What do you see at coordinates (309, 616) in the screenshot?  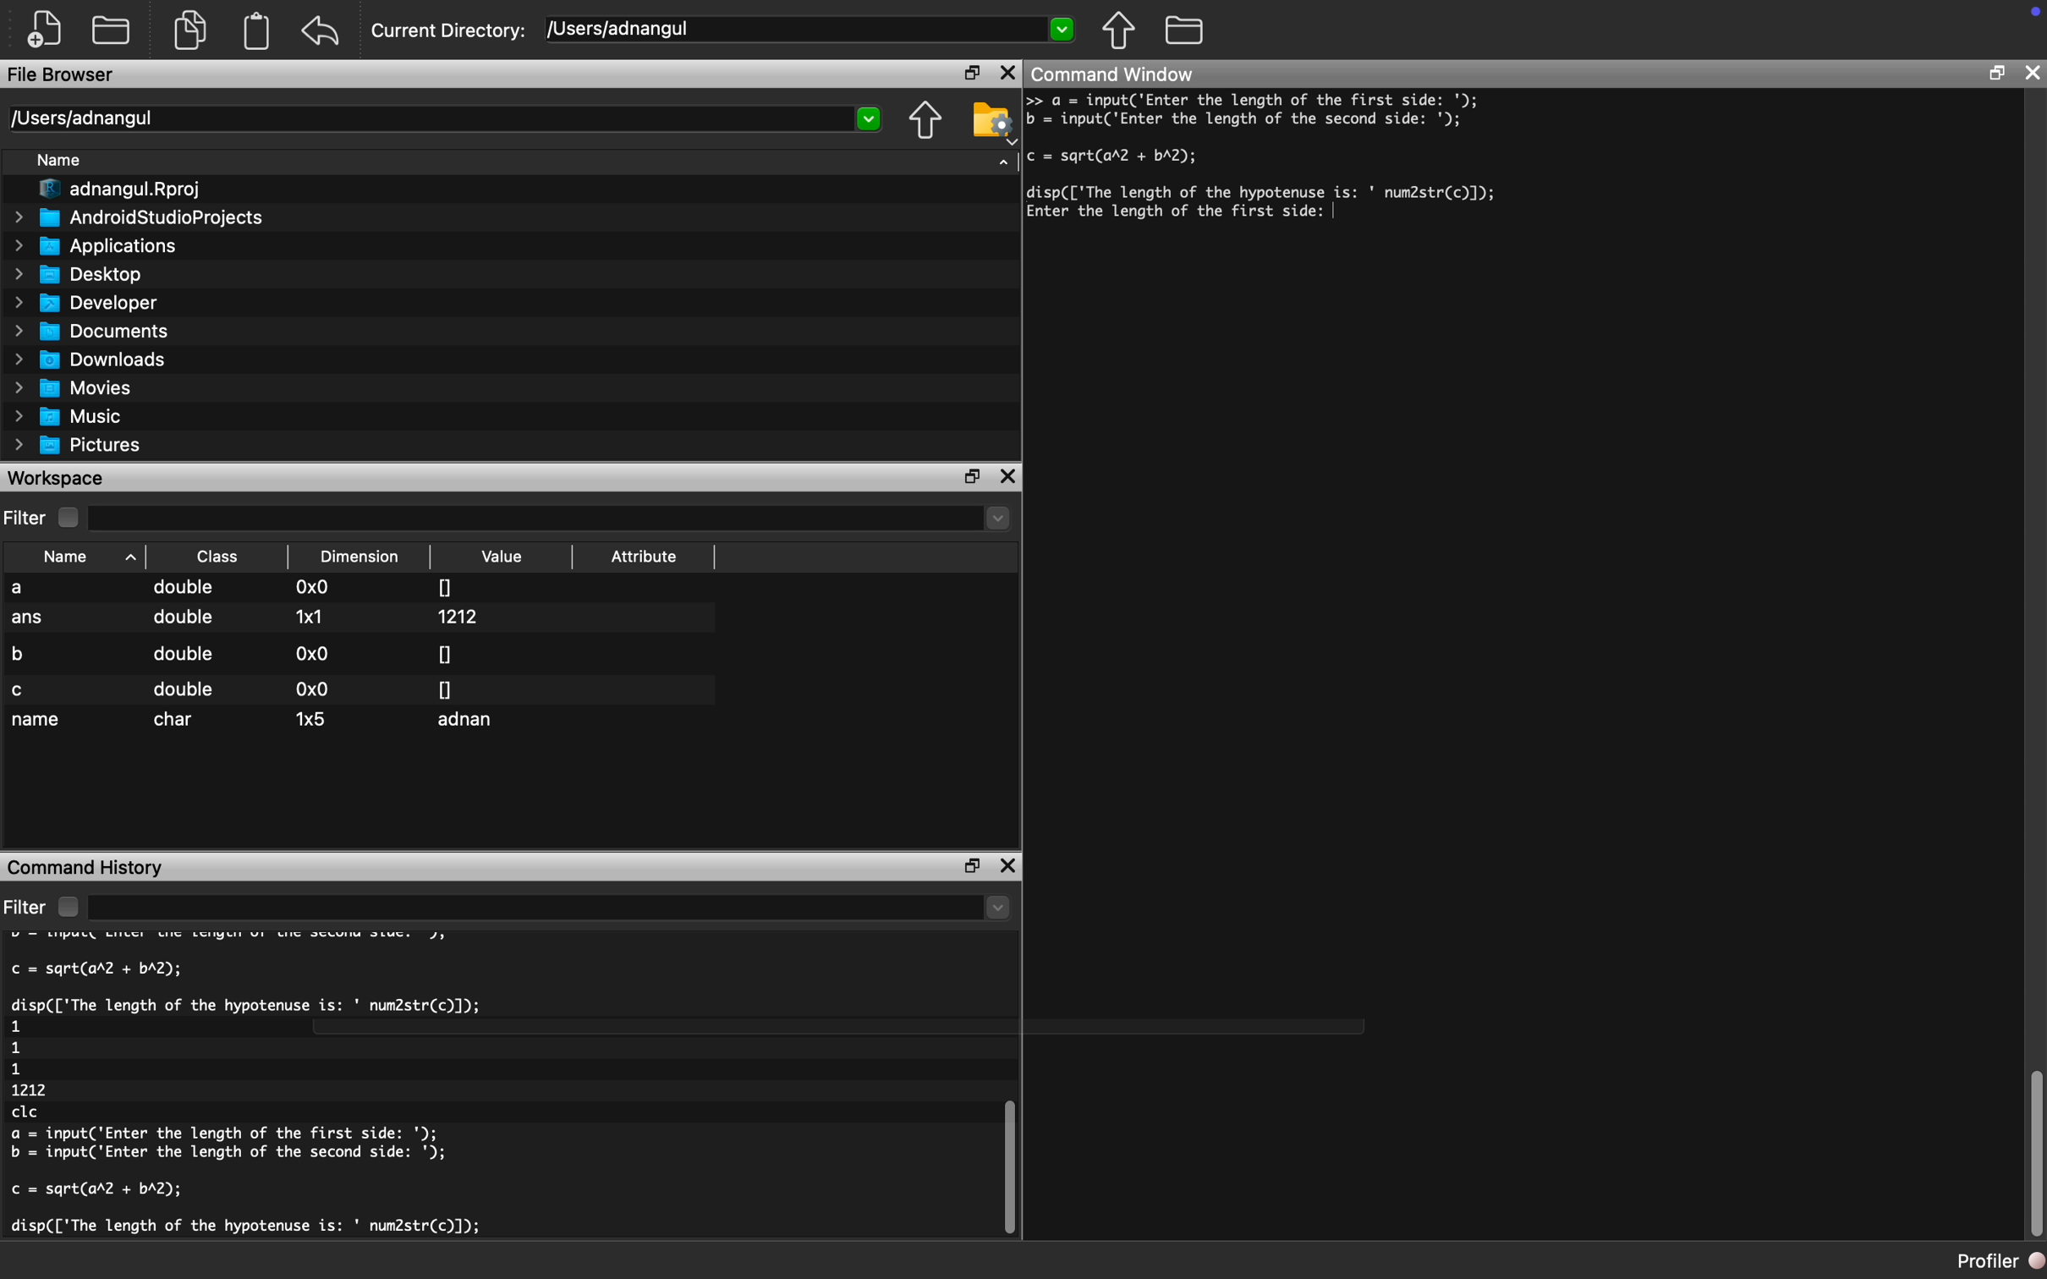 I see `1x1` at bounding box center [309, 616].